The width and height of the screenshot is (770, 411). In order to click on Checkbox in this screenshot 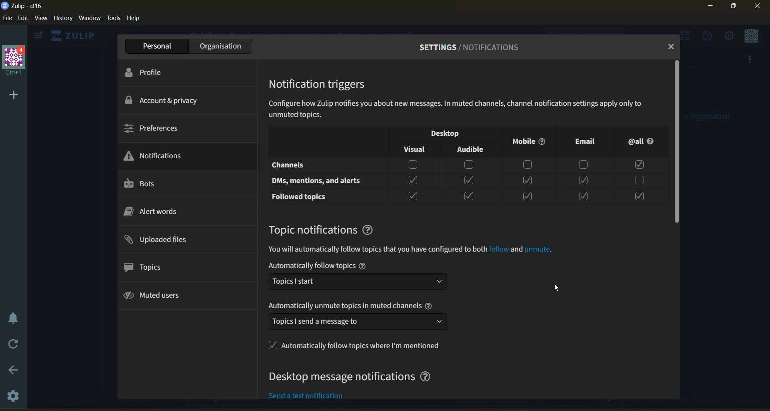, I will do `click(413, 197)`.